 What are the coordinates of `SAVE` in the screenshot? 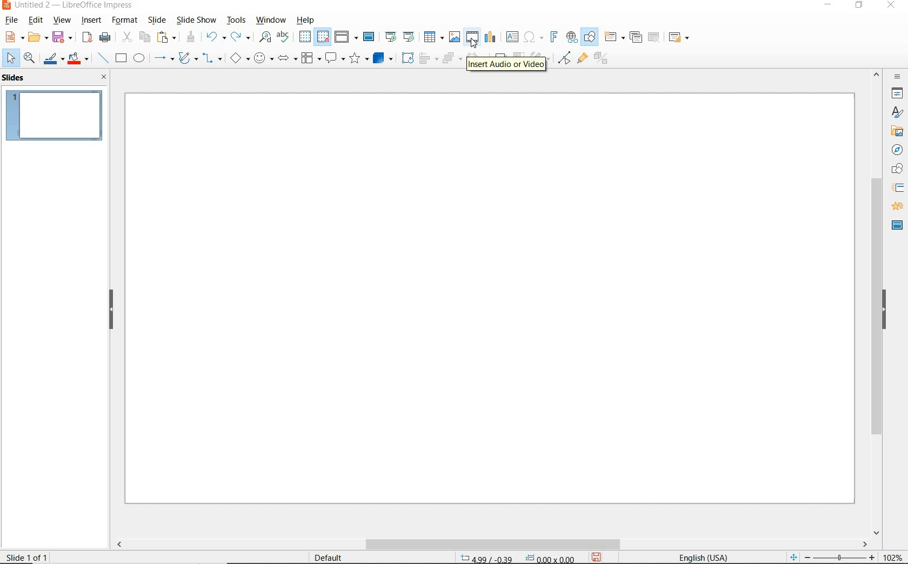 It's located at (63, 37).